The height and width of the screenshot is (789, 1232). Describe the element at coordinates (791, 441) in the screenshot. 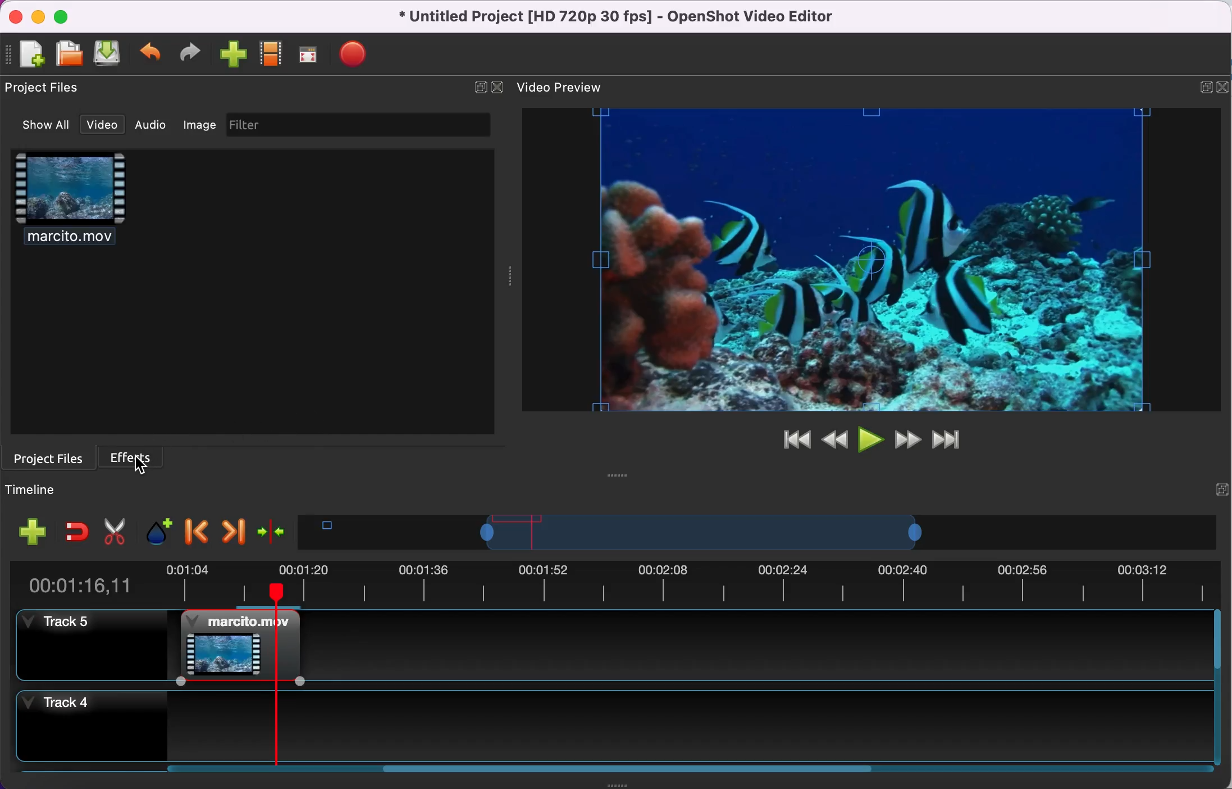

I see `jump to start` at that location.